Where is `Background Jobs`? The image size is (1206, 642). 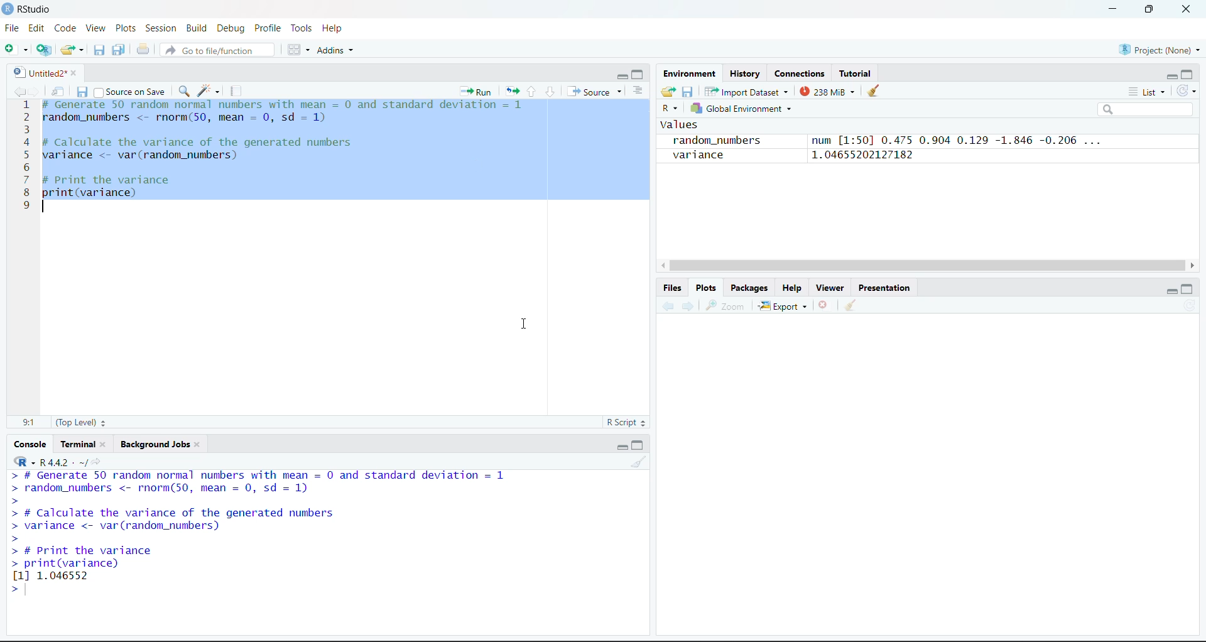
Background Jobs is located at coordinates (153, 444).